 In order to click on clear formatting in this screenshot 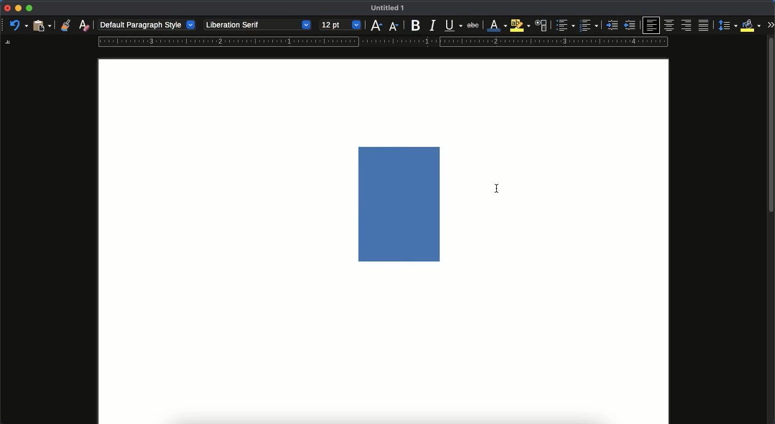, I will do `click(84, 25)`.